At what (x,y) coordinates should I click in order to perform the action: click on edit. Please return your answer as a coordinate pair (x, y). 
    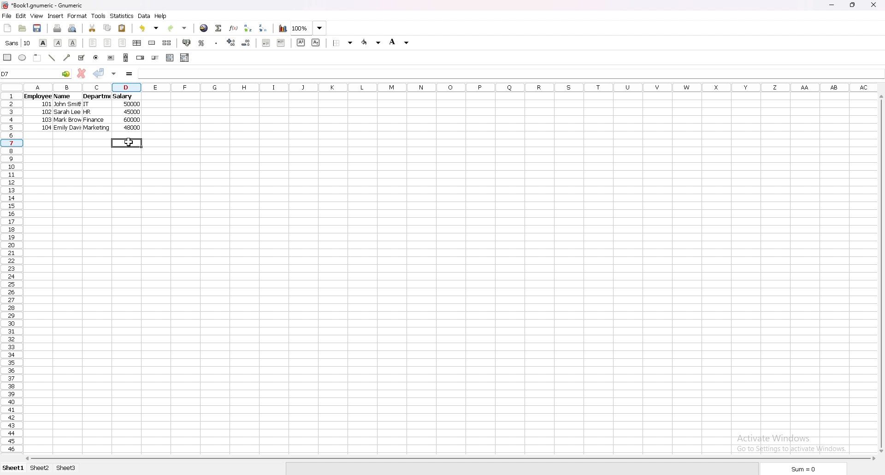
    Looking at the image, I should click on (21, 16).